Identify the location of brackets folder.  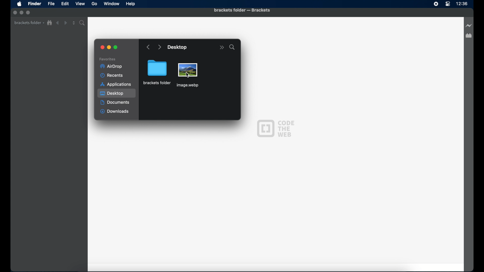
(29, 23).